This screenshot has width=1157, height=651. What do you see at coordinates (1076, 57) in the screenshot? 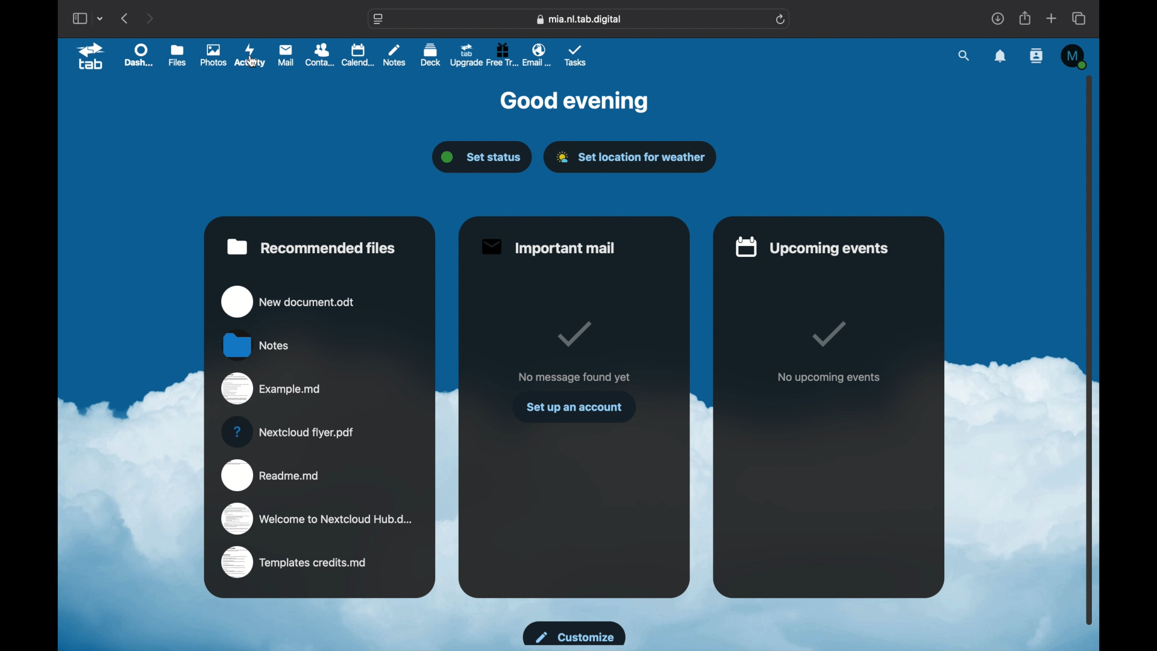
I see `M` at bounding box center [1076, 57].